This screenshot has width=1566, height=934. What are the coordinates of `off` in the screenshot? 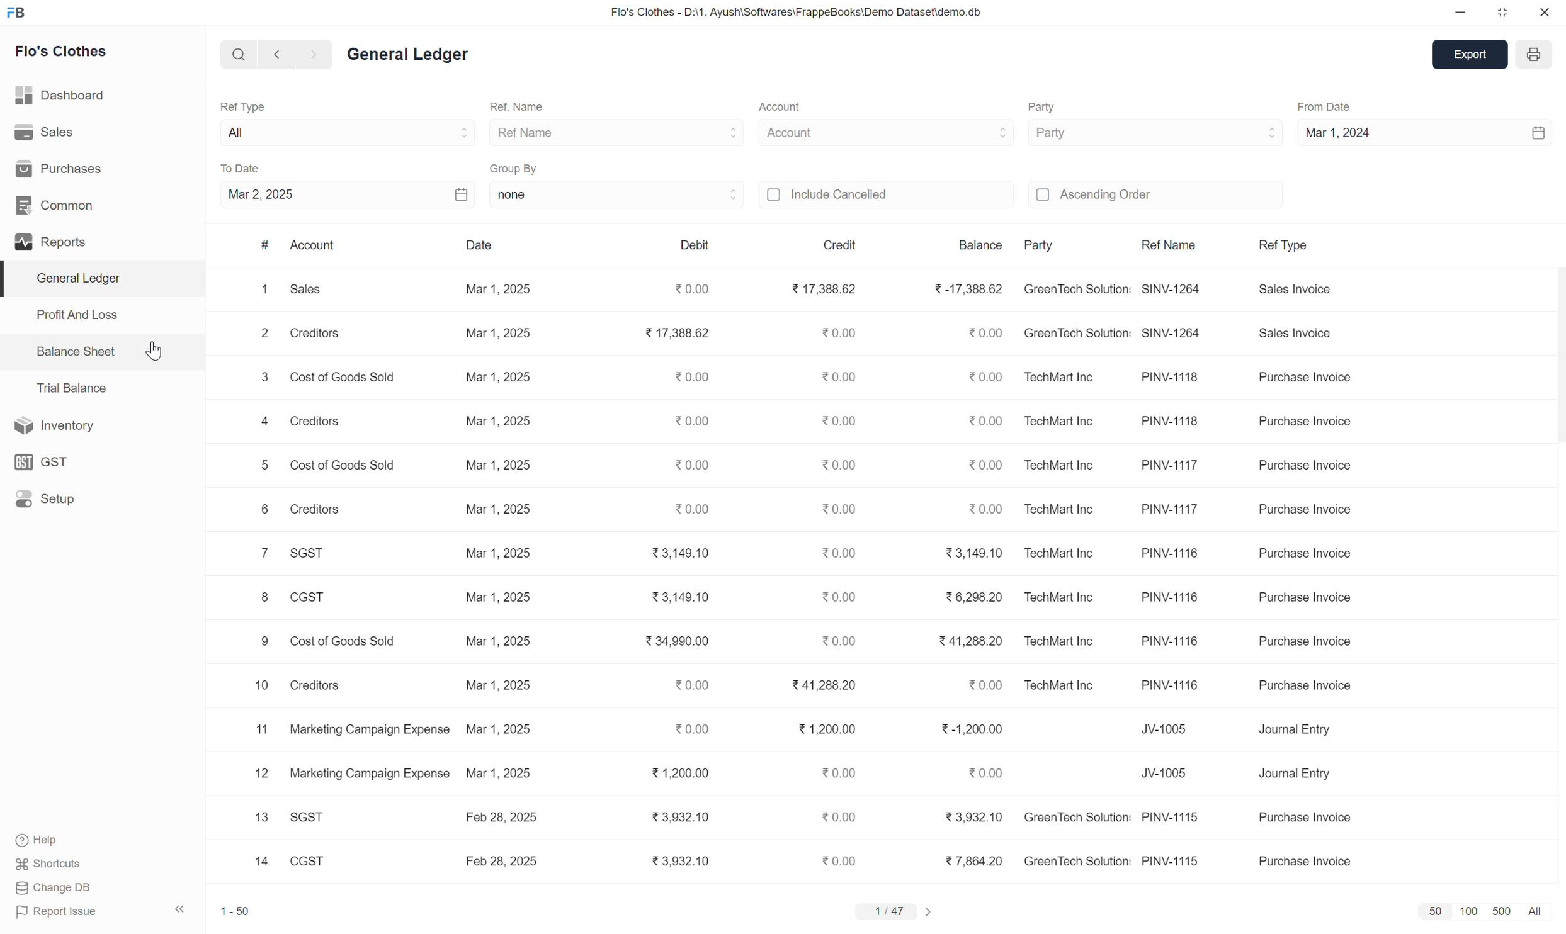 It's located at (773, 195).